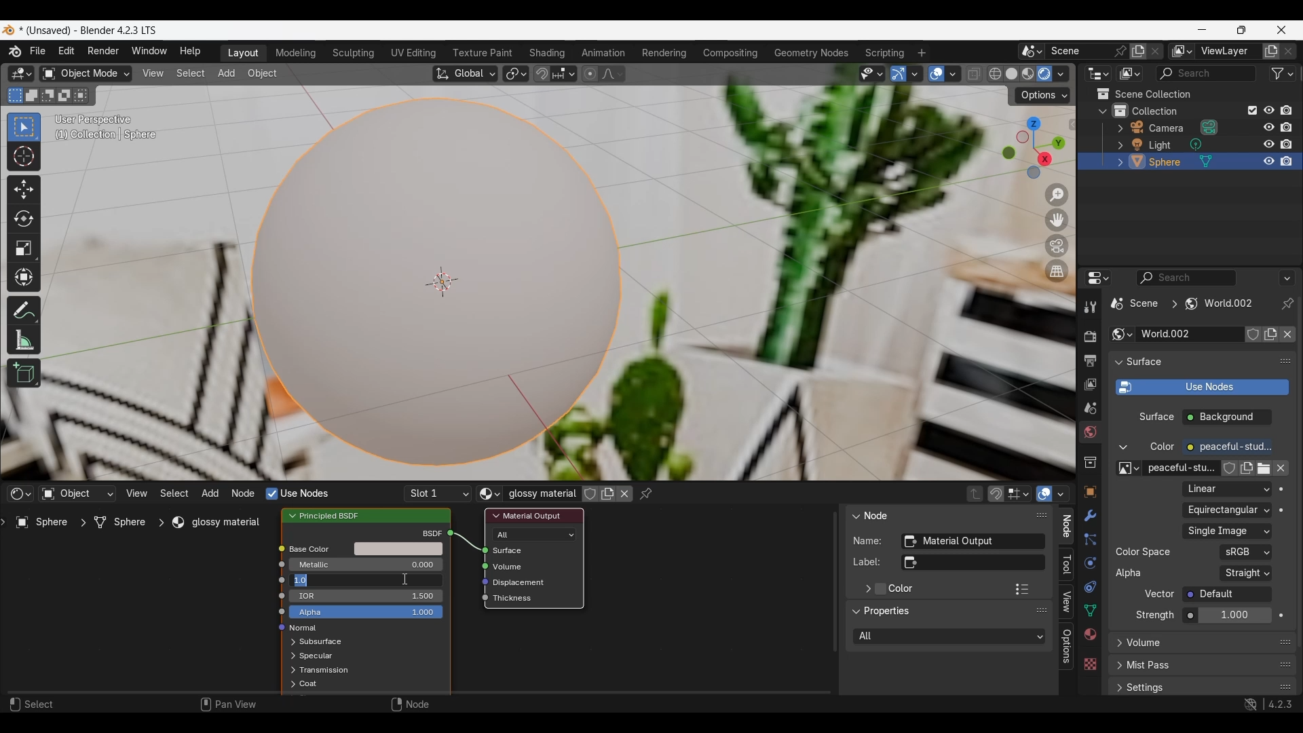 The image size is (1303, 733). I want to click on Expand, so click(866, 588).